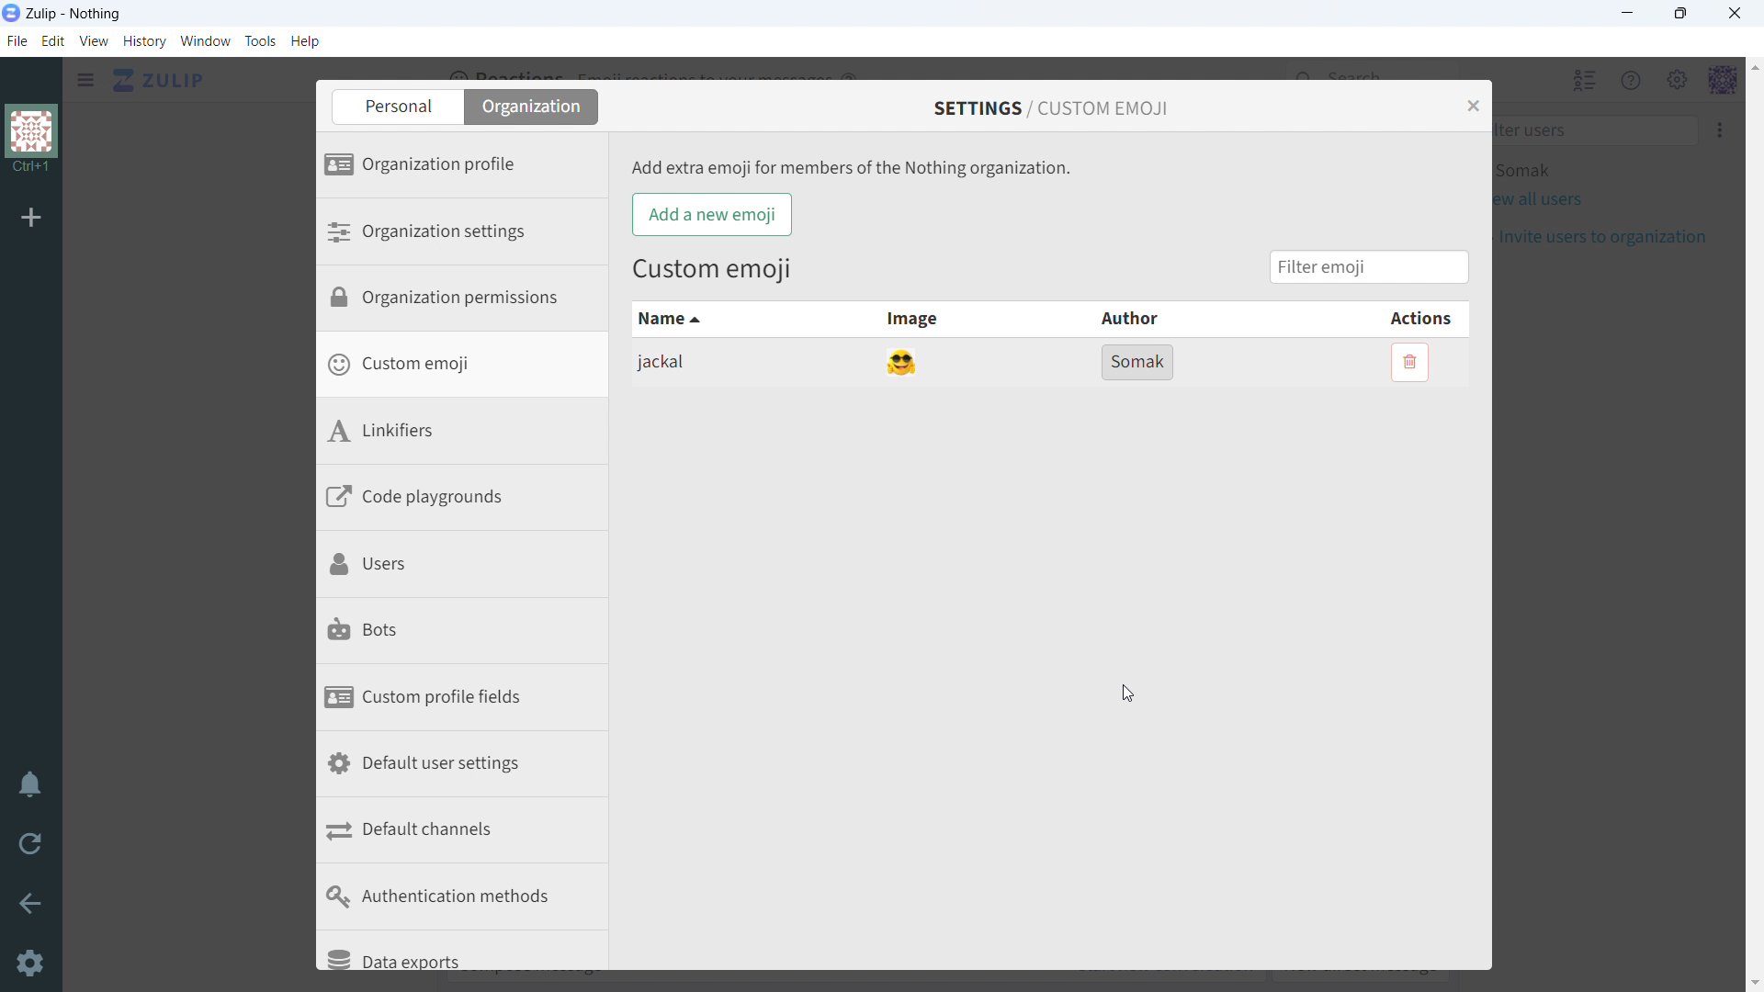 The width and height of the screenshot is (1764, 992). I want to click on organization, so click(543, 107).